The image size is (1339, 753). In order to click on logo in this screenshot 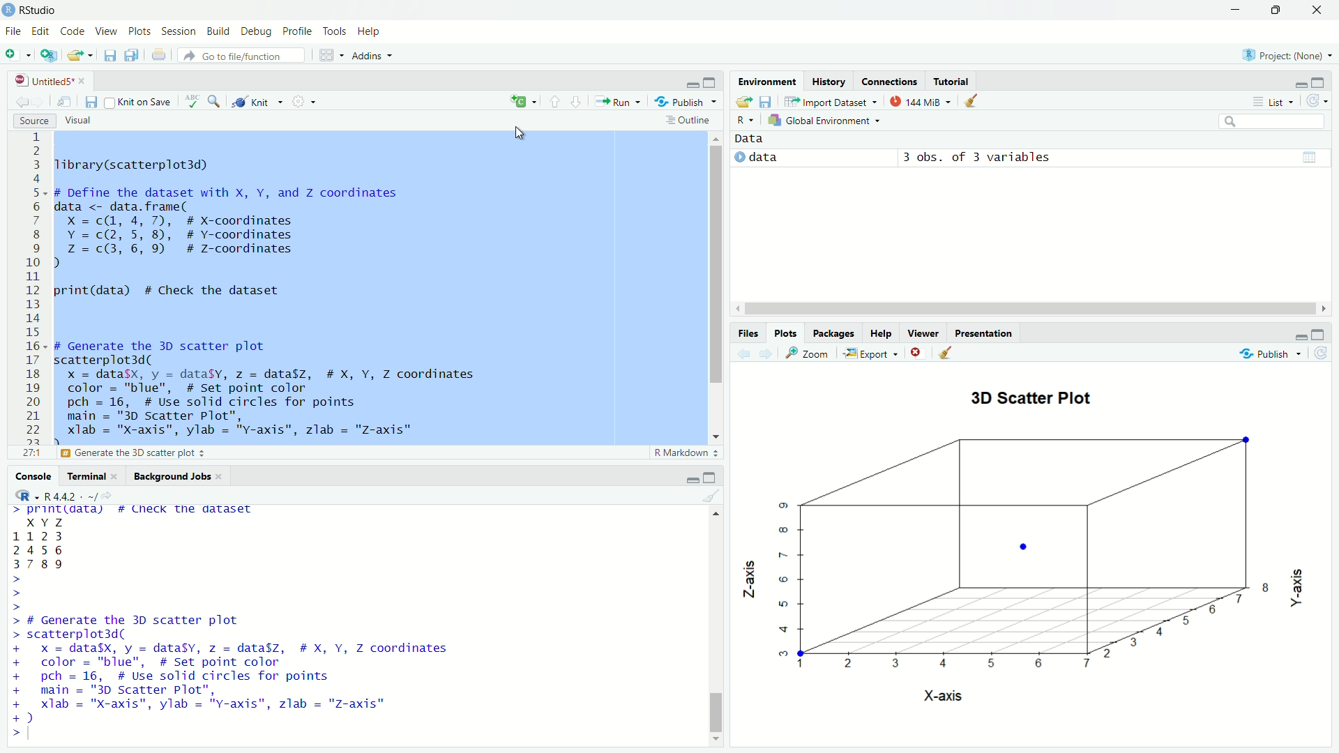, I will do `click(8, 8)`.